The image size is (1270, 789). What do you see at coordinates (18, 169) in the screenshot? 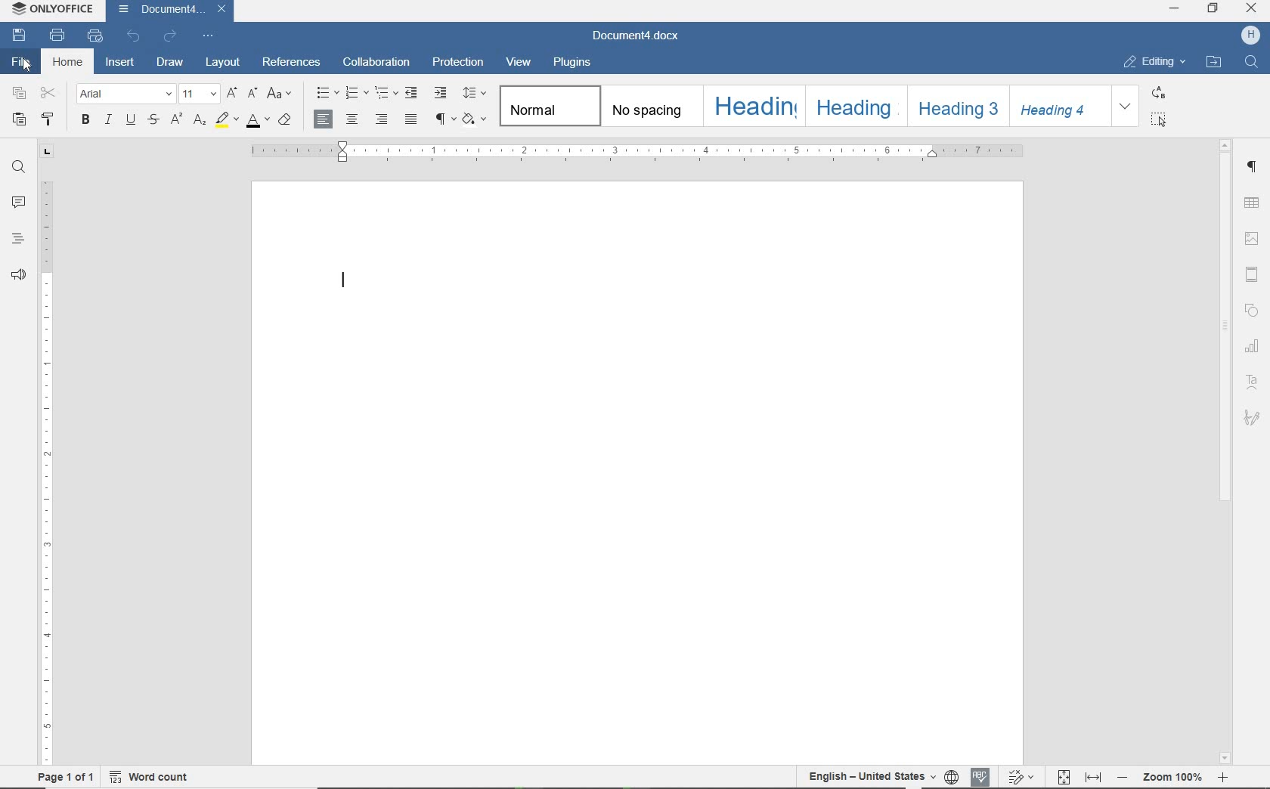
I see `search` at bounding box center [18, 169].